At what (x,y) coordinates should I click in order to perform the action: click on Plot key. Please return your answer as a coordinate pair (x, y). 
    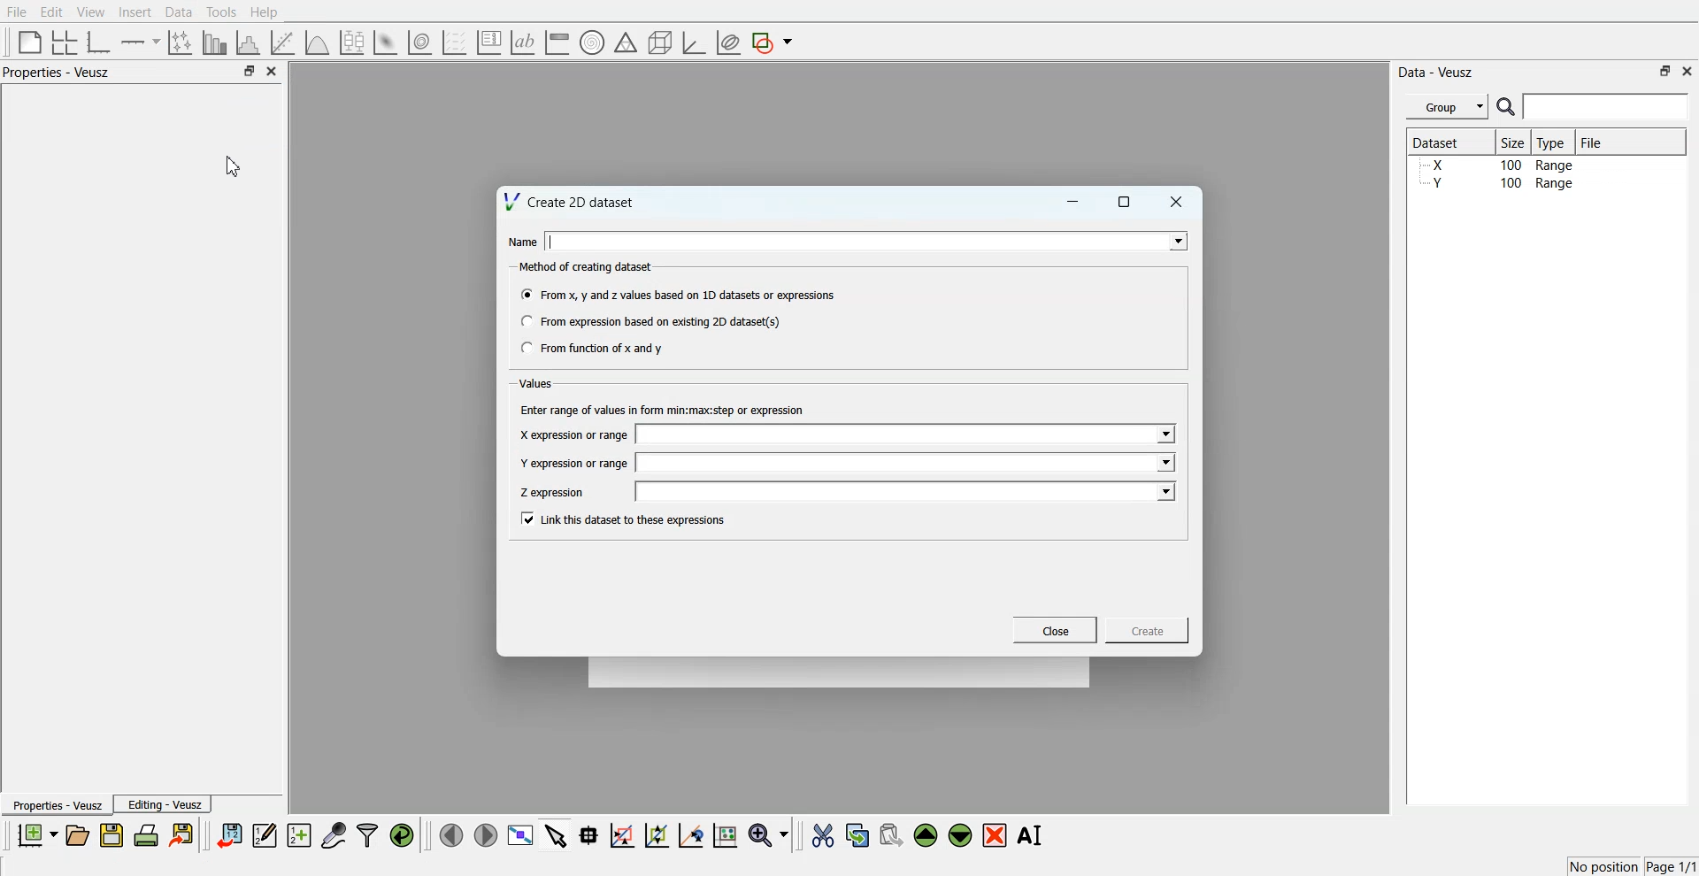
    Looking at the image, I should click on (488, 42).